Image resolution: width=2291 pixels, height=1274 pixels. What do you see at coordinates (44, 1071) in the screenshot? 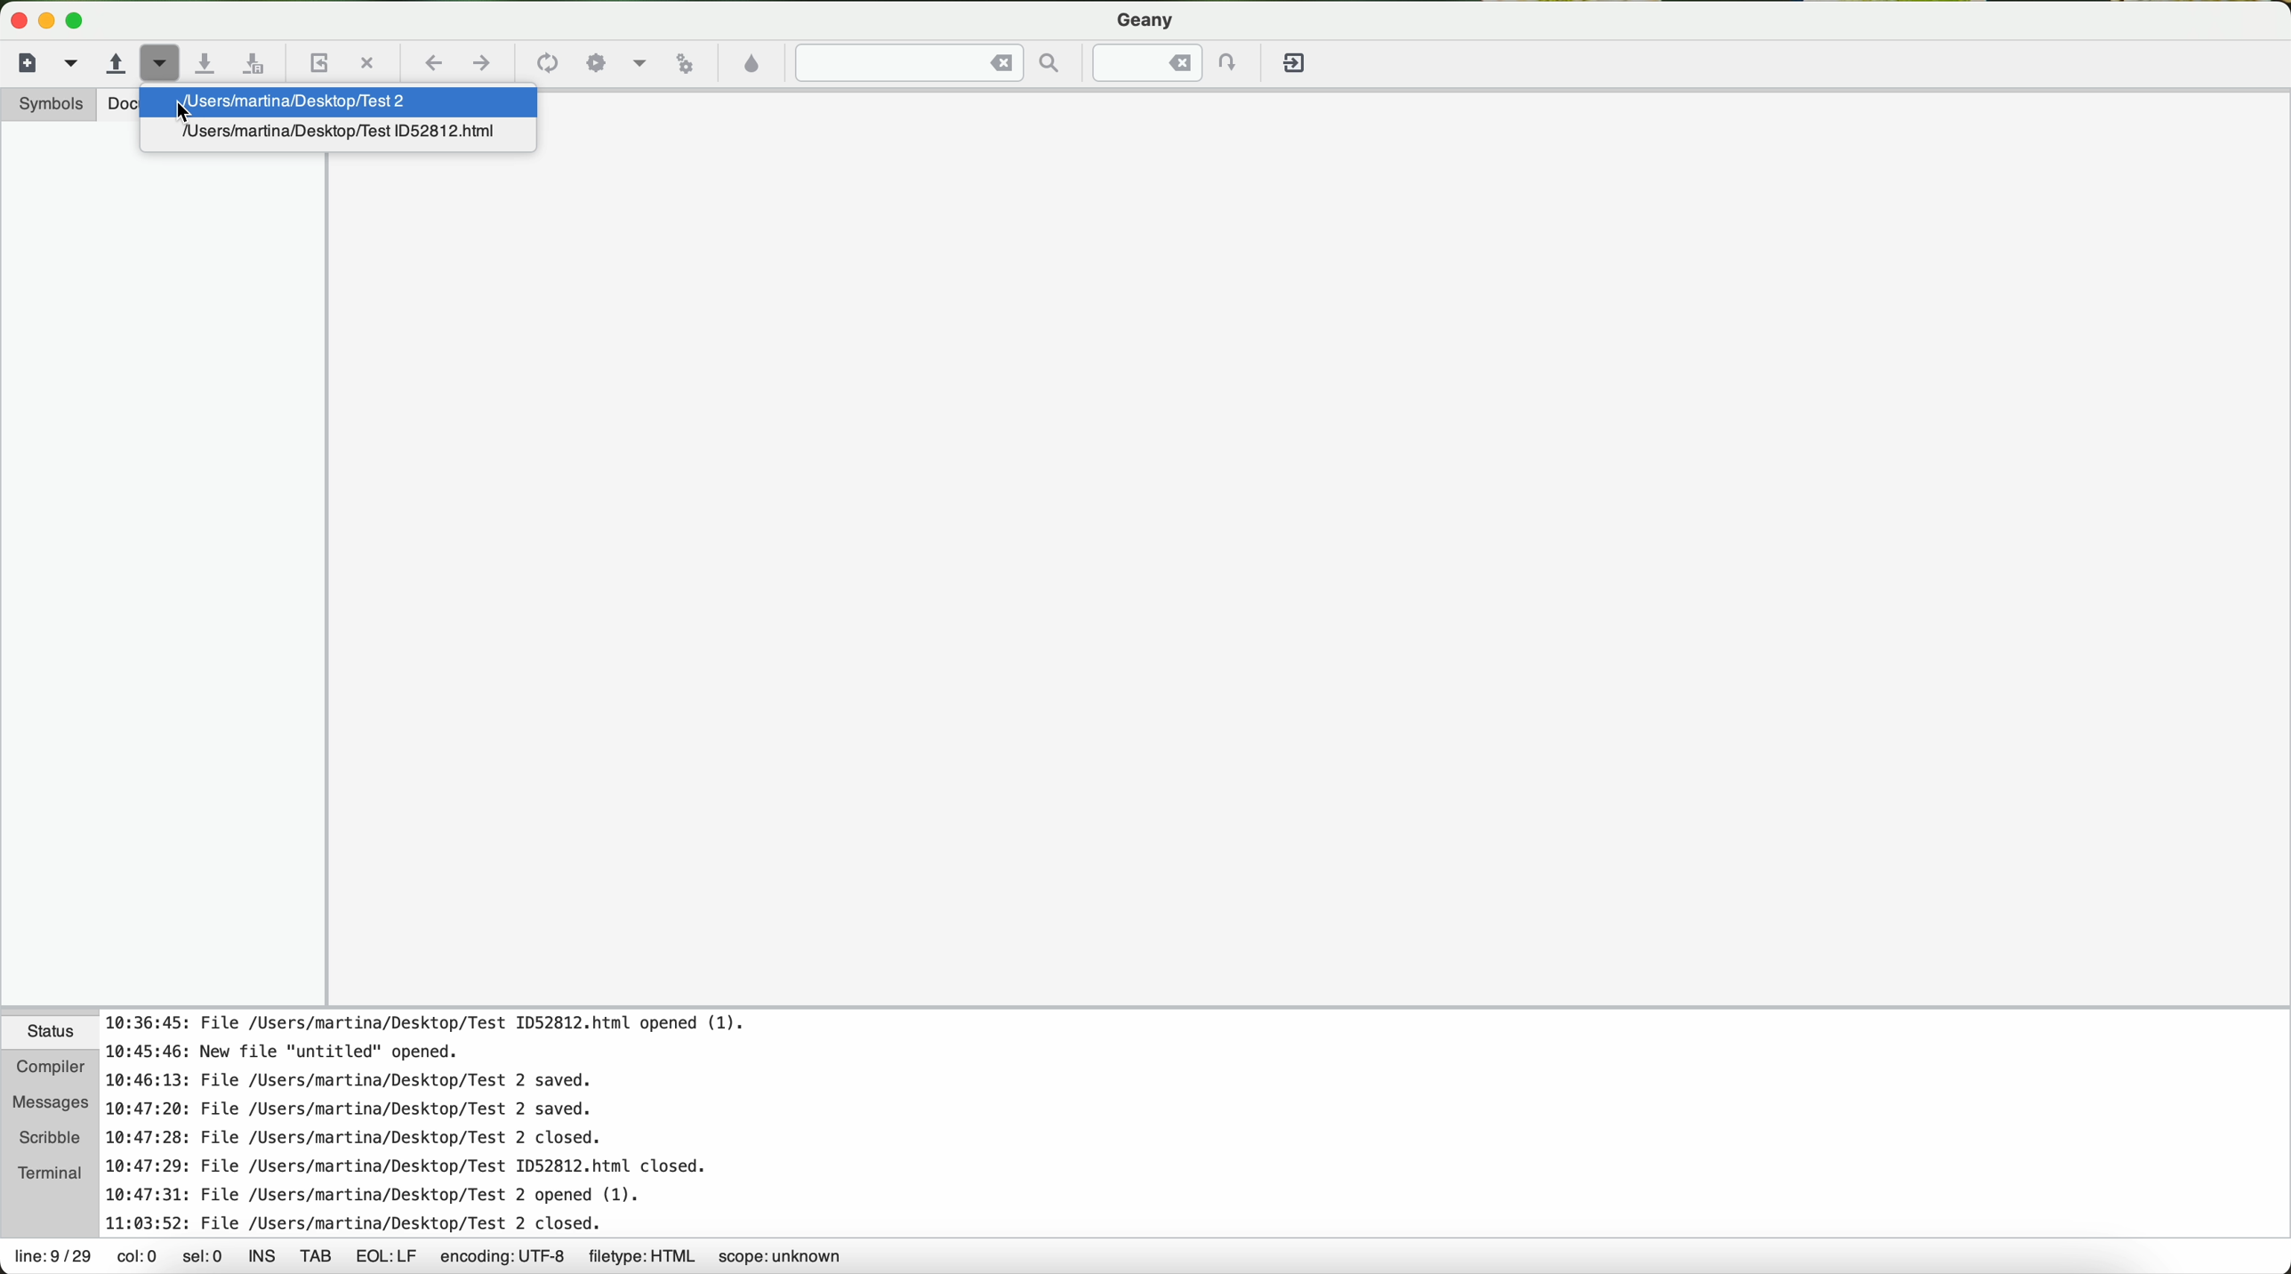
I see `compiler` at bounding box center [44, 1071].